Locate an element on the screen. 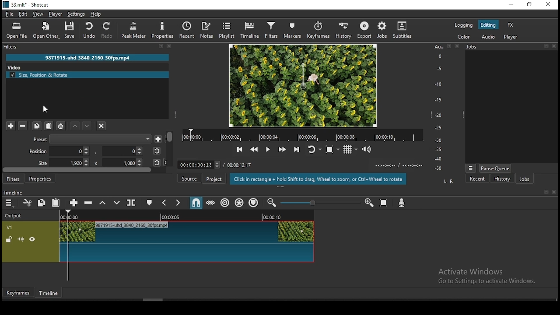  zoom timeline to fit is located at coordinates (385, 203).